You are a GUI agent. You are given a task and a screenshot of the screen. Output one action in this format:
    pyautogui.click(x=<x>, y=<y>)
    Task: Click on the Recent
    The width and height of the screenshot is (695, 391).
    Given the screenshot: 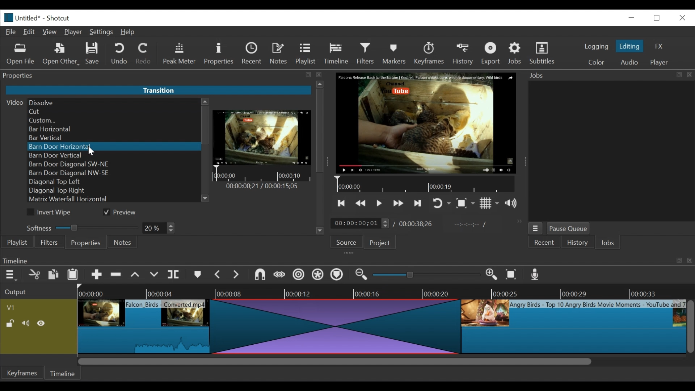 What is the action you would take?
    pyautogui.click(x=253, y=54)
    